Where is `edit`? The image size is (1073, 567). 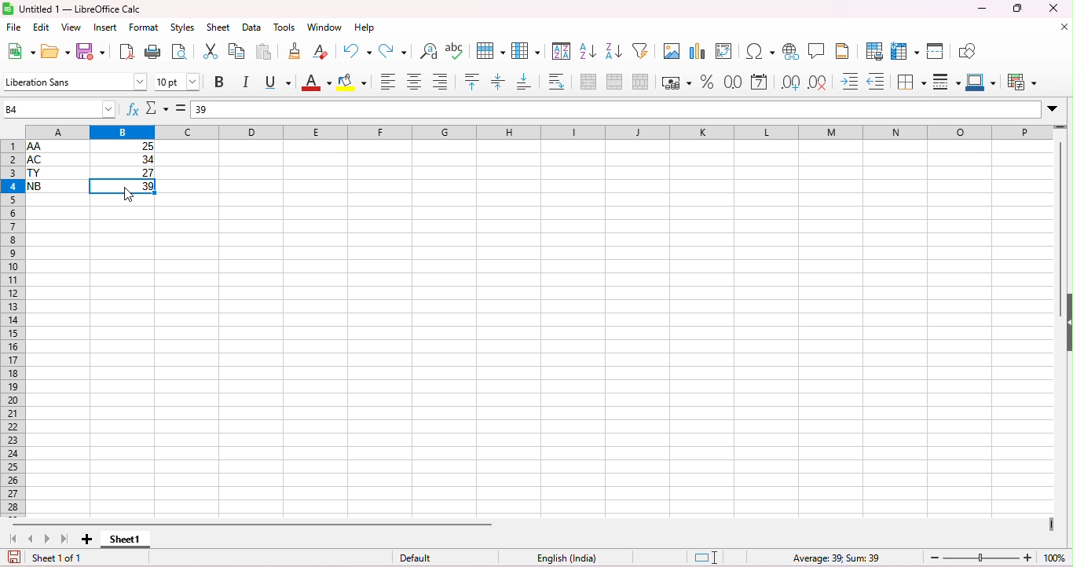
edit is located at coordinates (42, 28).